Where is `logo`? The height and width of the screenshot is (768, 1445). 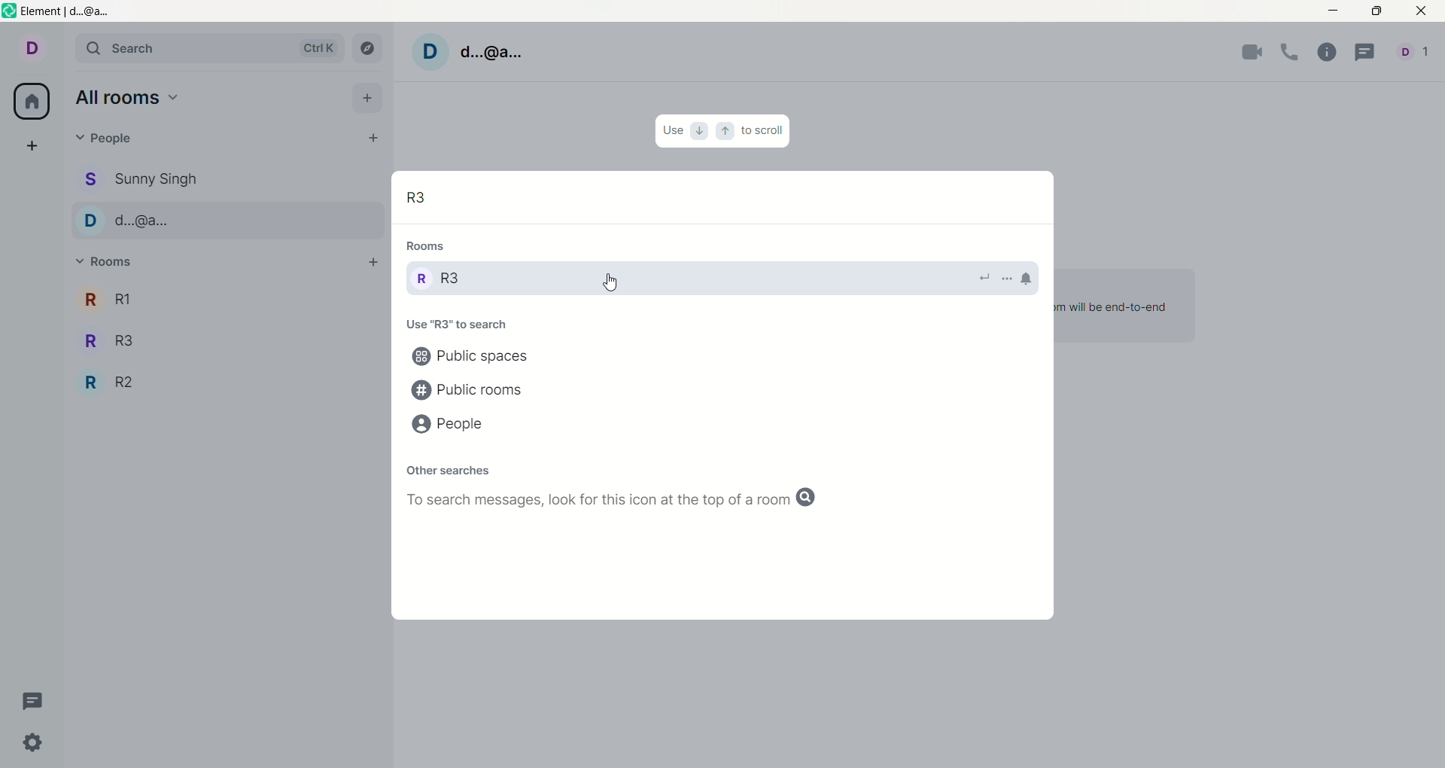
logo is located at coordinates (10, 13).